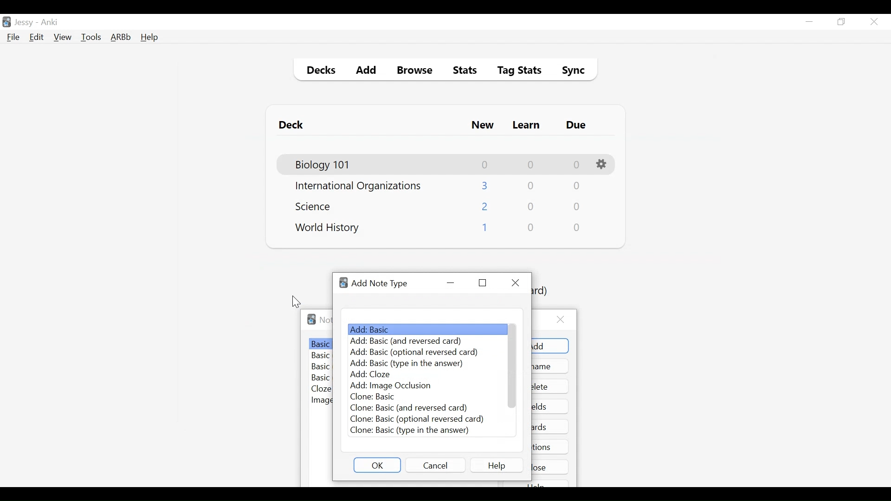  What do you see at coordinates (321, 367) in the screenshot?
I see `Basic (optional reversed card) (number of notes)` at bounding box center [321, 367].